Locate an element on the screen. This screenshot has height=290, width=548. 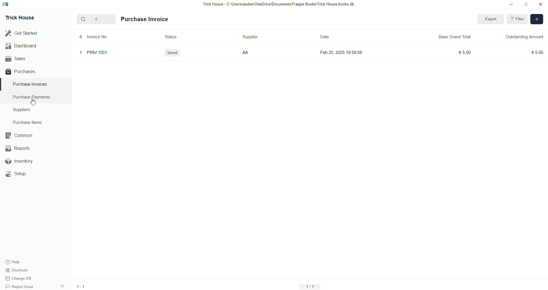
Report Issue is located at coordinates (21, 287).